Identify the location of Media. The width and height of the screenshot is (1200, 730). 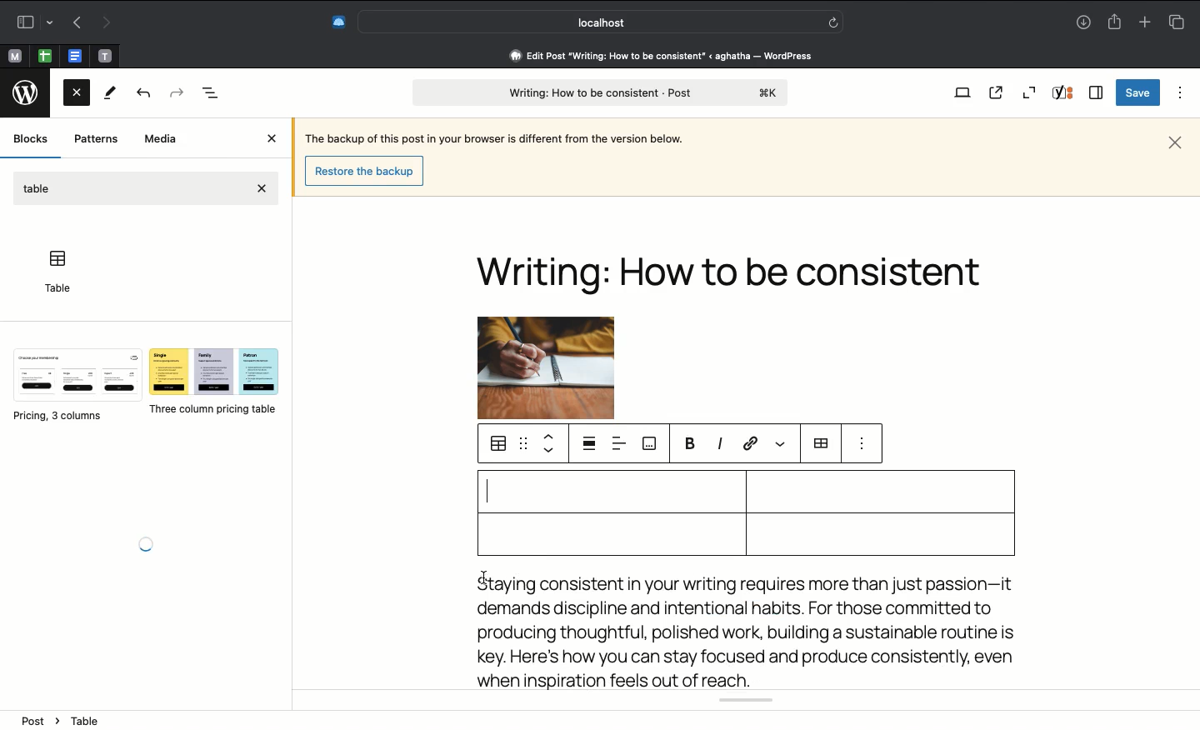
(162, 140).